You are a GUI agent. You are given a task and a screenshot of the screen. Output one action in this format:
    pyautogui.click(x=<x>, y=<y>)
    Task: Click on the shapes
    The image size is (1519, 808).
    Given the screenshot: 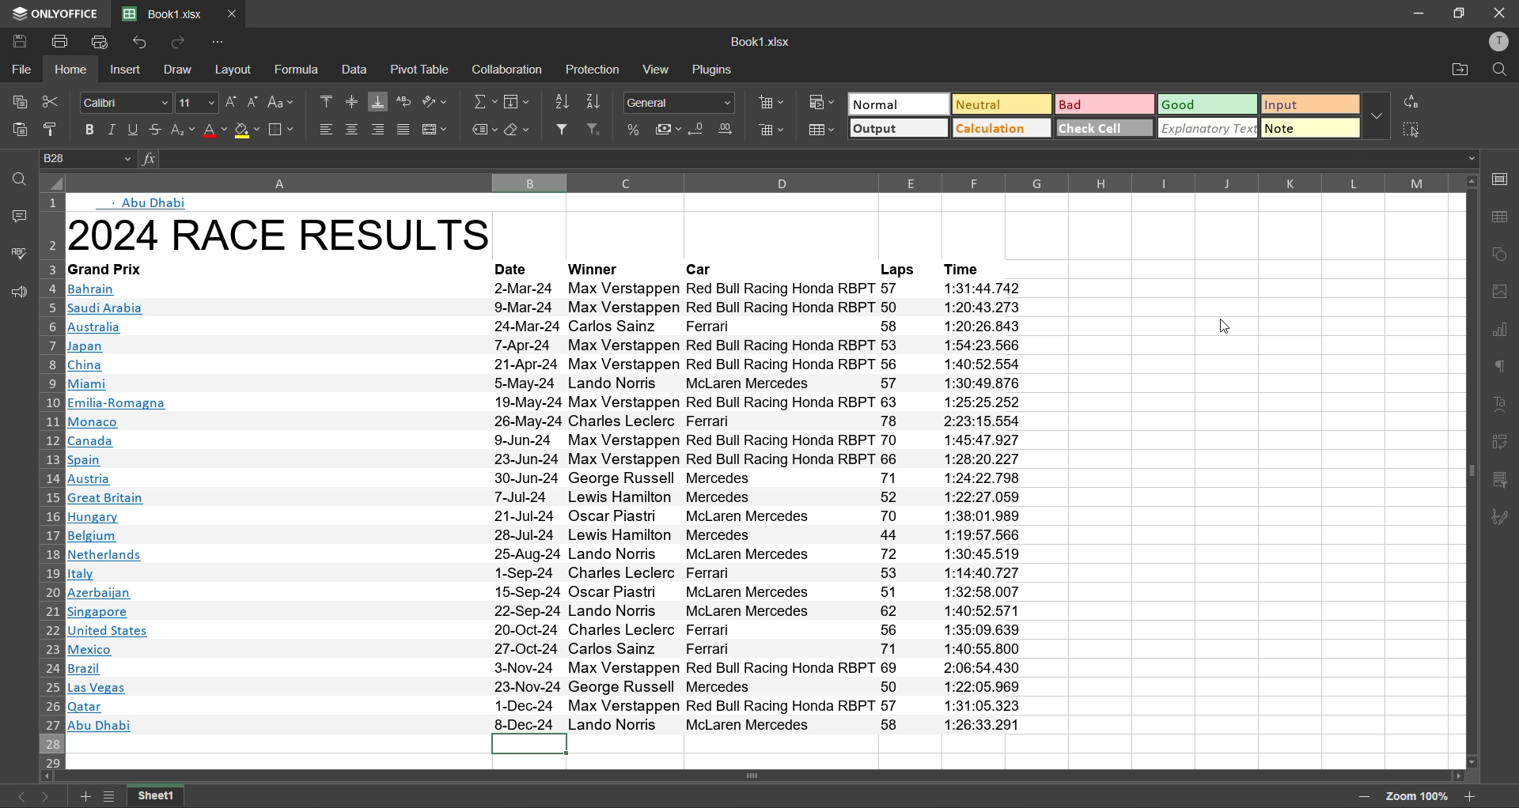 What is the action you would take?
    pyautogui.click(x=1503, y=256)
    